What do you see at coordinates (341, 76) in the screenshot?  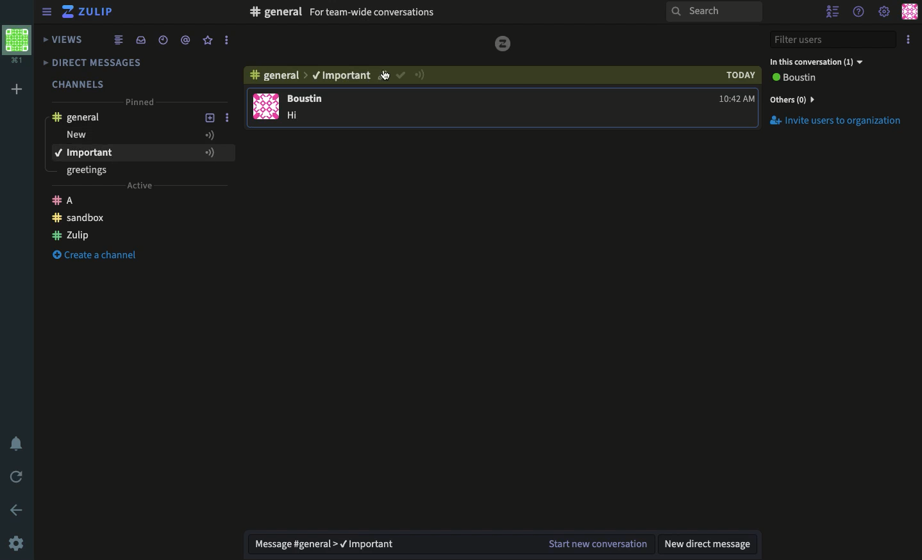 I see `important` at bounding box center [341, 76].